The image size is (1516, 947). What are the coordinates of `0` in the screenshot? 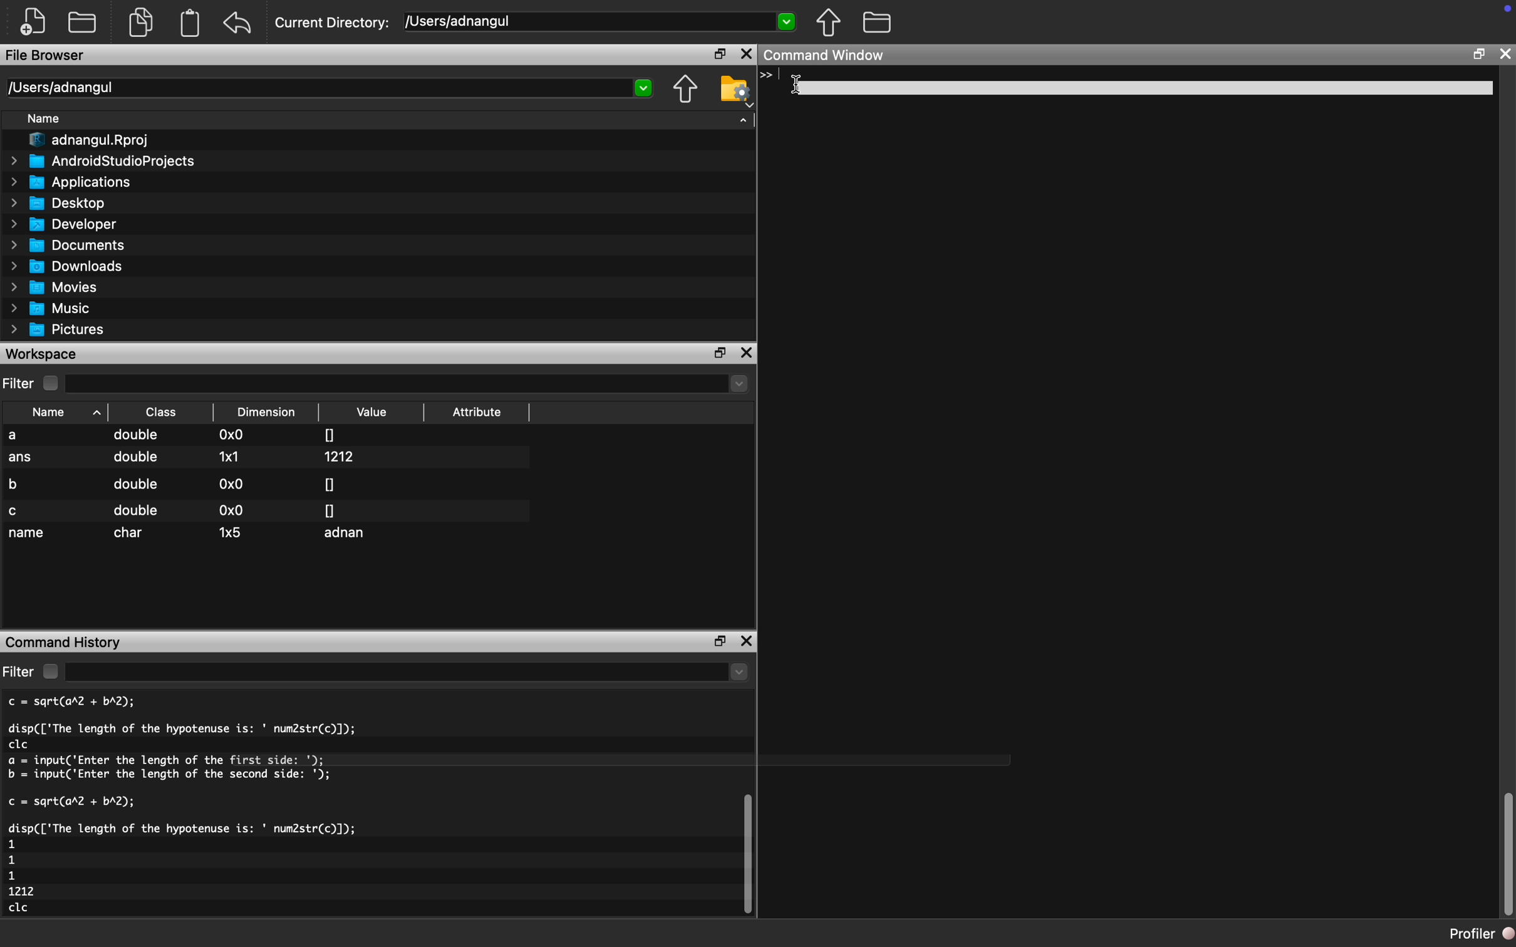 It's located at (330, 510).